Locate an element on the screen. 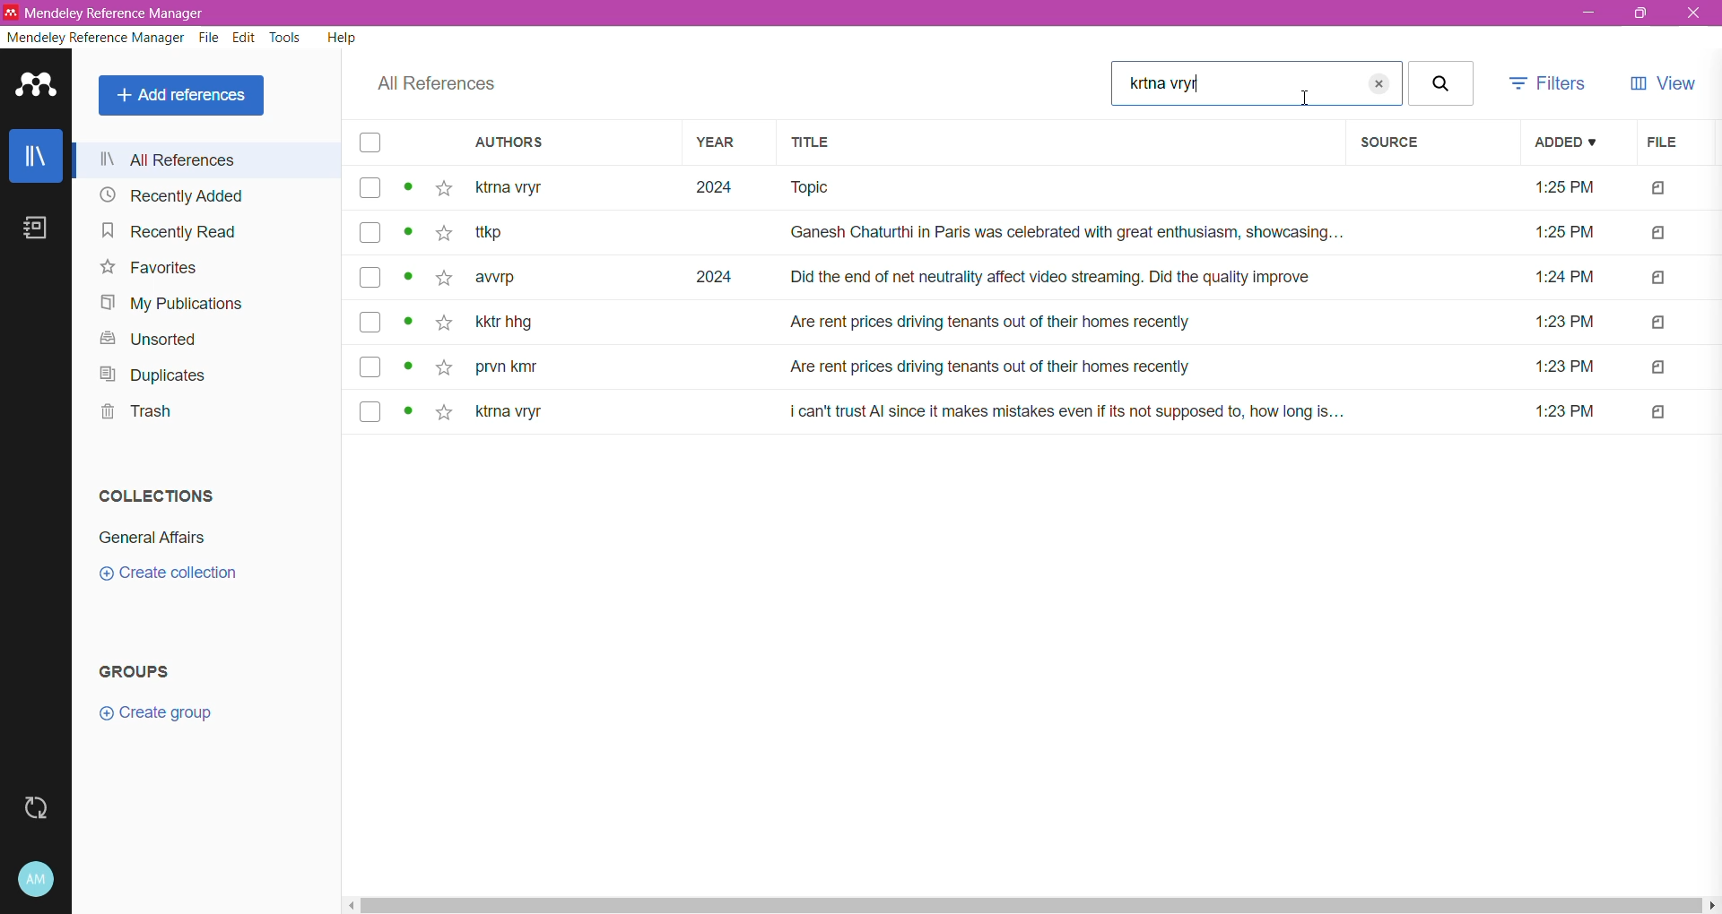 This screenshot has height=914, width=1722. Year is located at coordinates (723, 144).